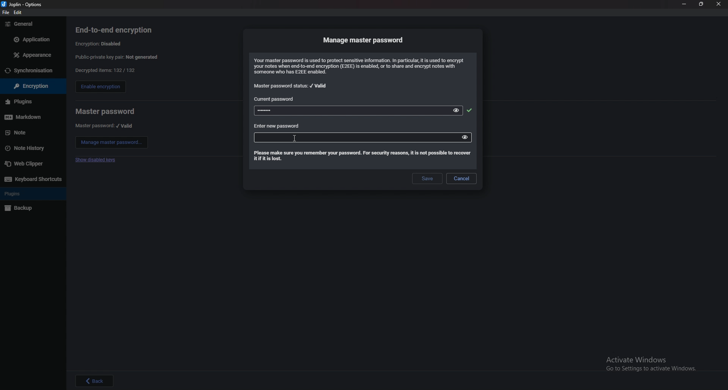 This screenshot has width=728, height=390. What do you see at coordinates (33, 163) in the screenshot?
I see `web clipper` at bounding box center [33, 163].